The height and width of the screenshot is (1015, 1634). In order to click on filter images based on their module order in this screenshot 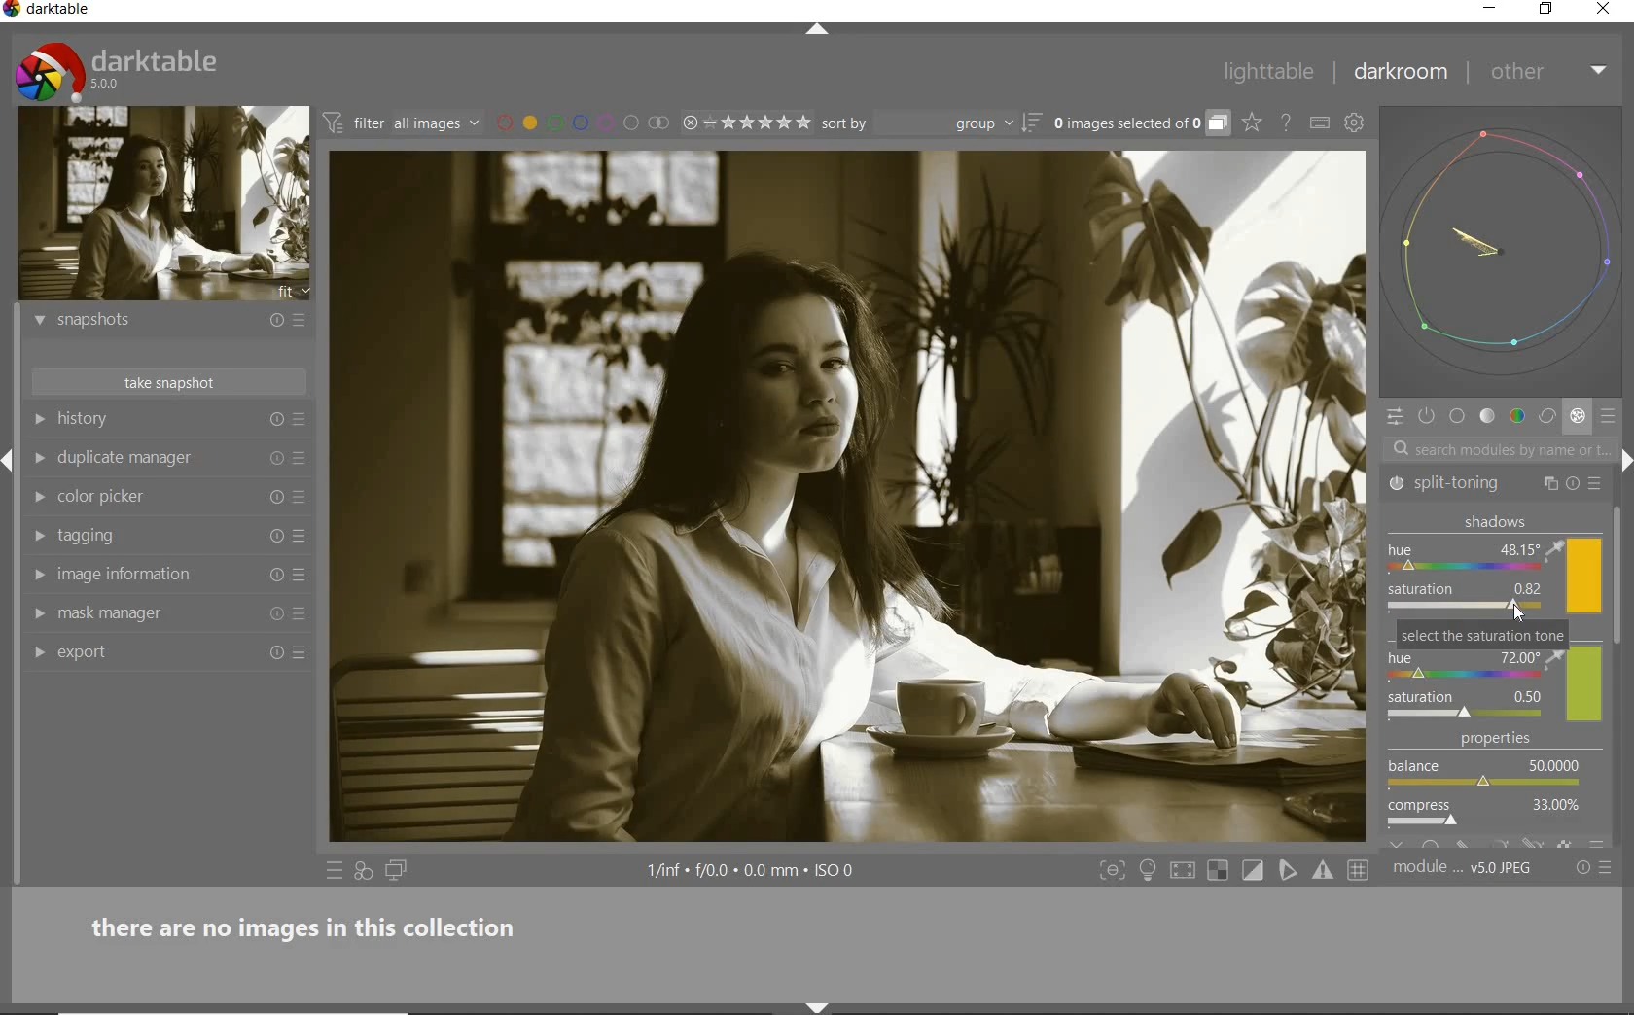, I will do `click(403, 125)`.